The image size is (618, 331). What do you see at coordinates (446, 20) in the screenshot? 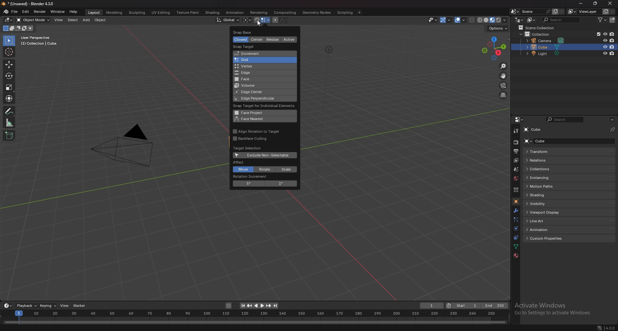
I see `gizmo` at bounding box center [446, 20].